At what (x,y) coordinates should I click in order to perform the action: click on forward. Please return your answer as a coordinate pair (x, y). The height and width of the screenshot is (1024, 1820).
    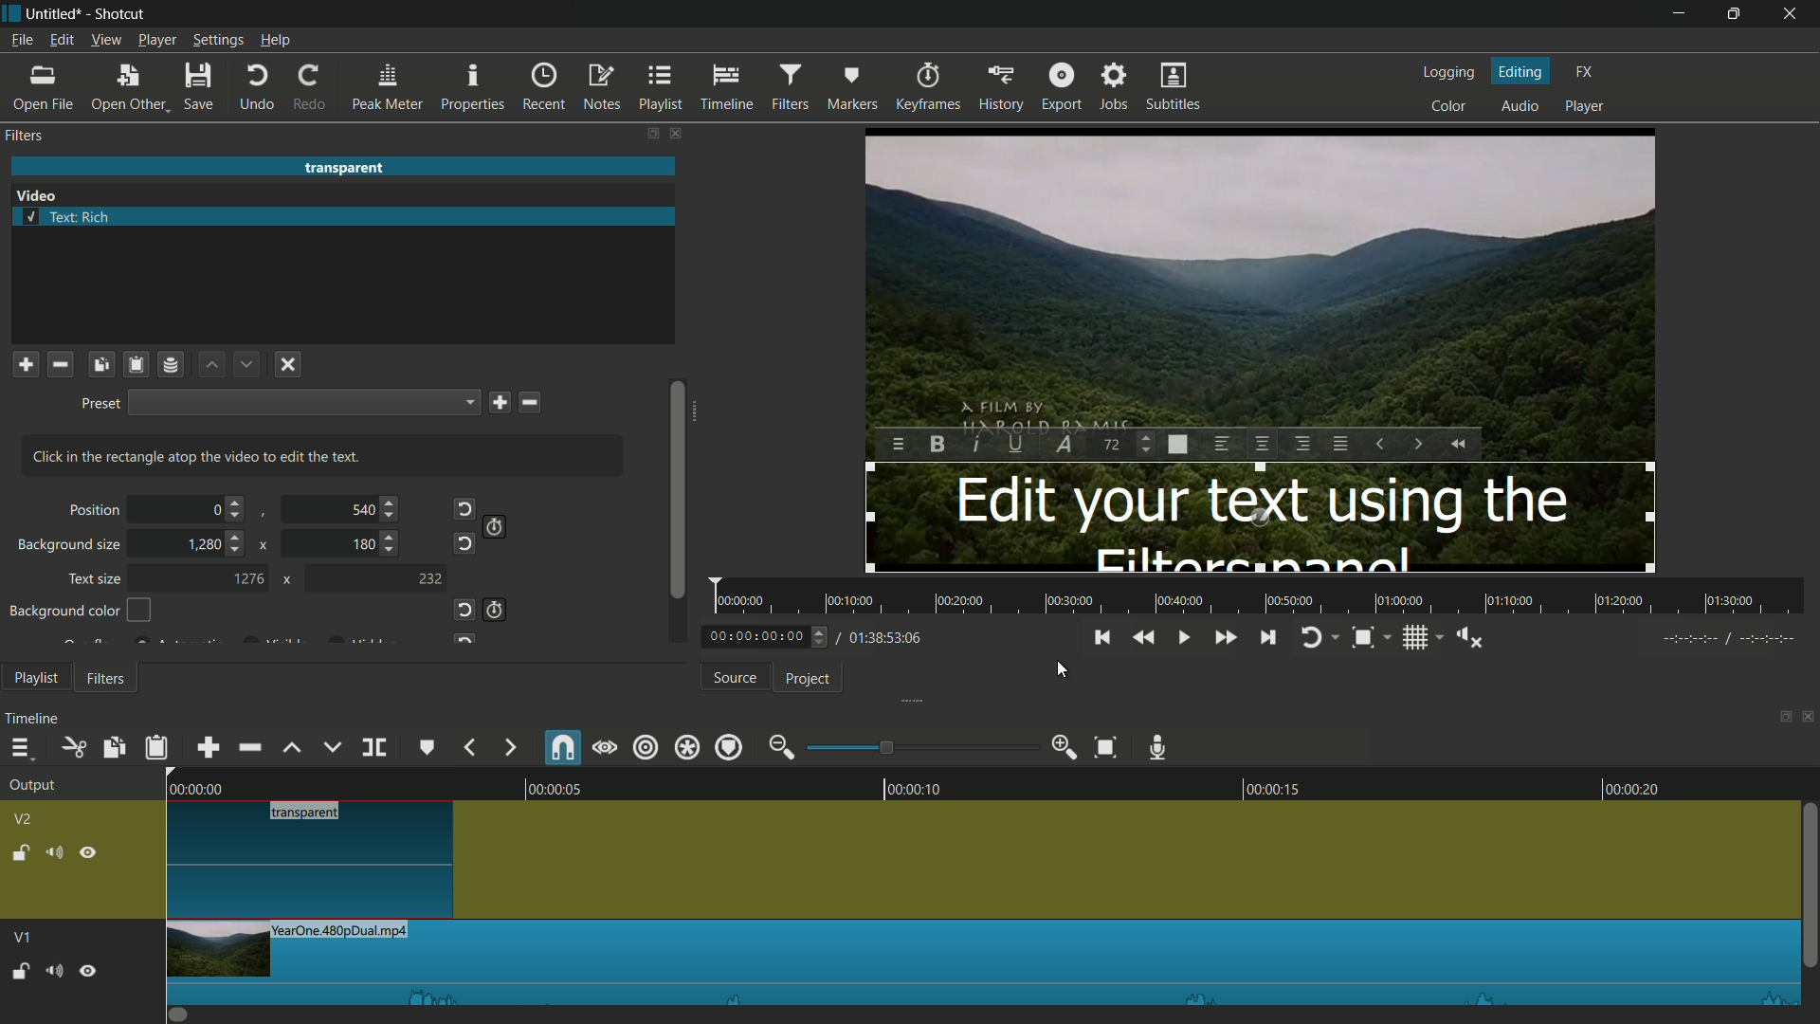
    Looking at the image, I should click on (509, 747).